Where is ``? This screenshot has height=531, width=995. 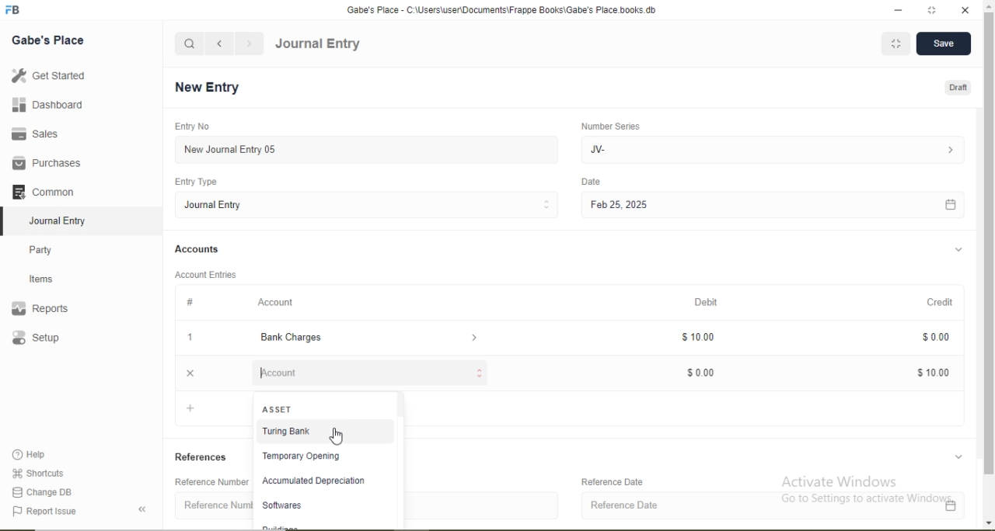  is located at coordinates (401, 459).